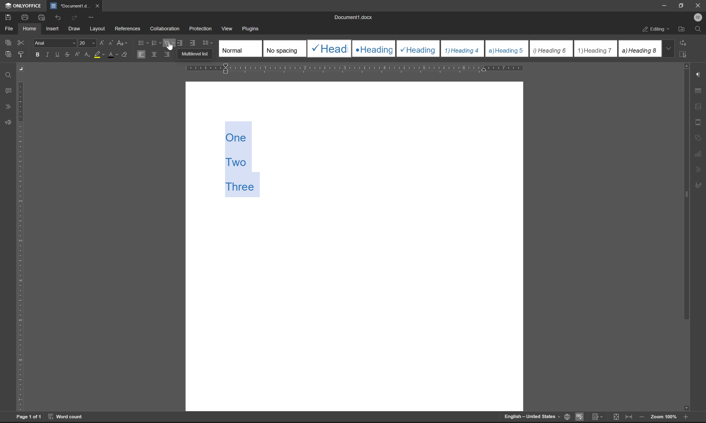 The height and width of the screenshot is (423, 706). Describe the element at coordinates (22, 69) in the screenshot. I see `Margin` at that location.